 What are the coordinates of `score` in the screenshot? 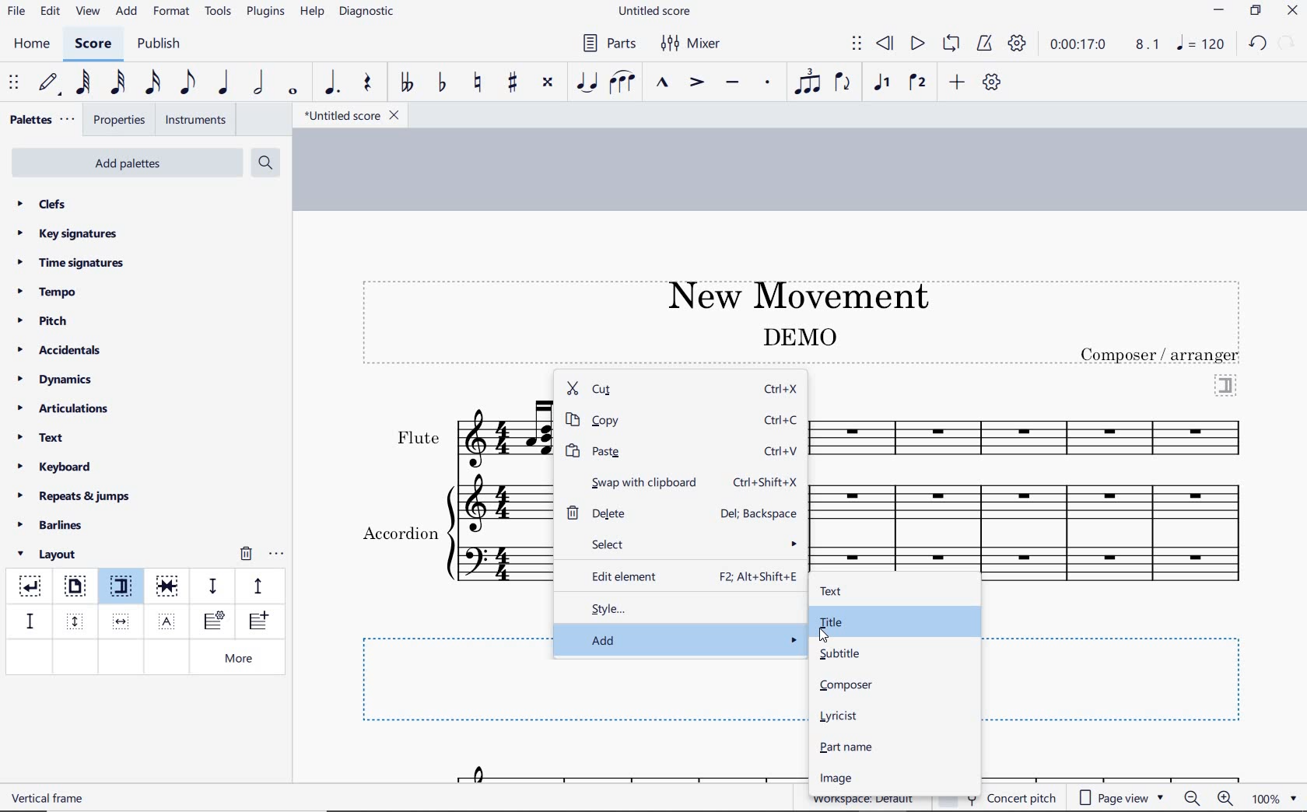 It's located at (93, 46).